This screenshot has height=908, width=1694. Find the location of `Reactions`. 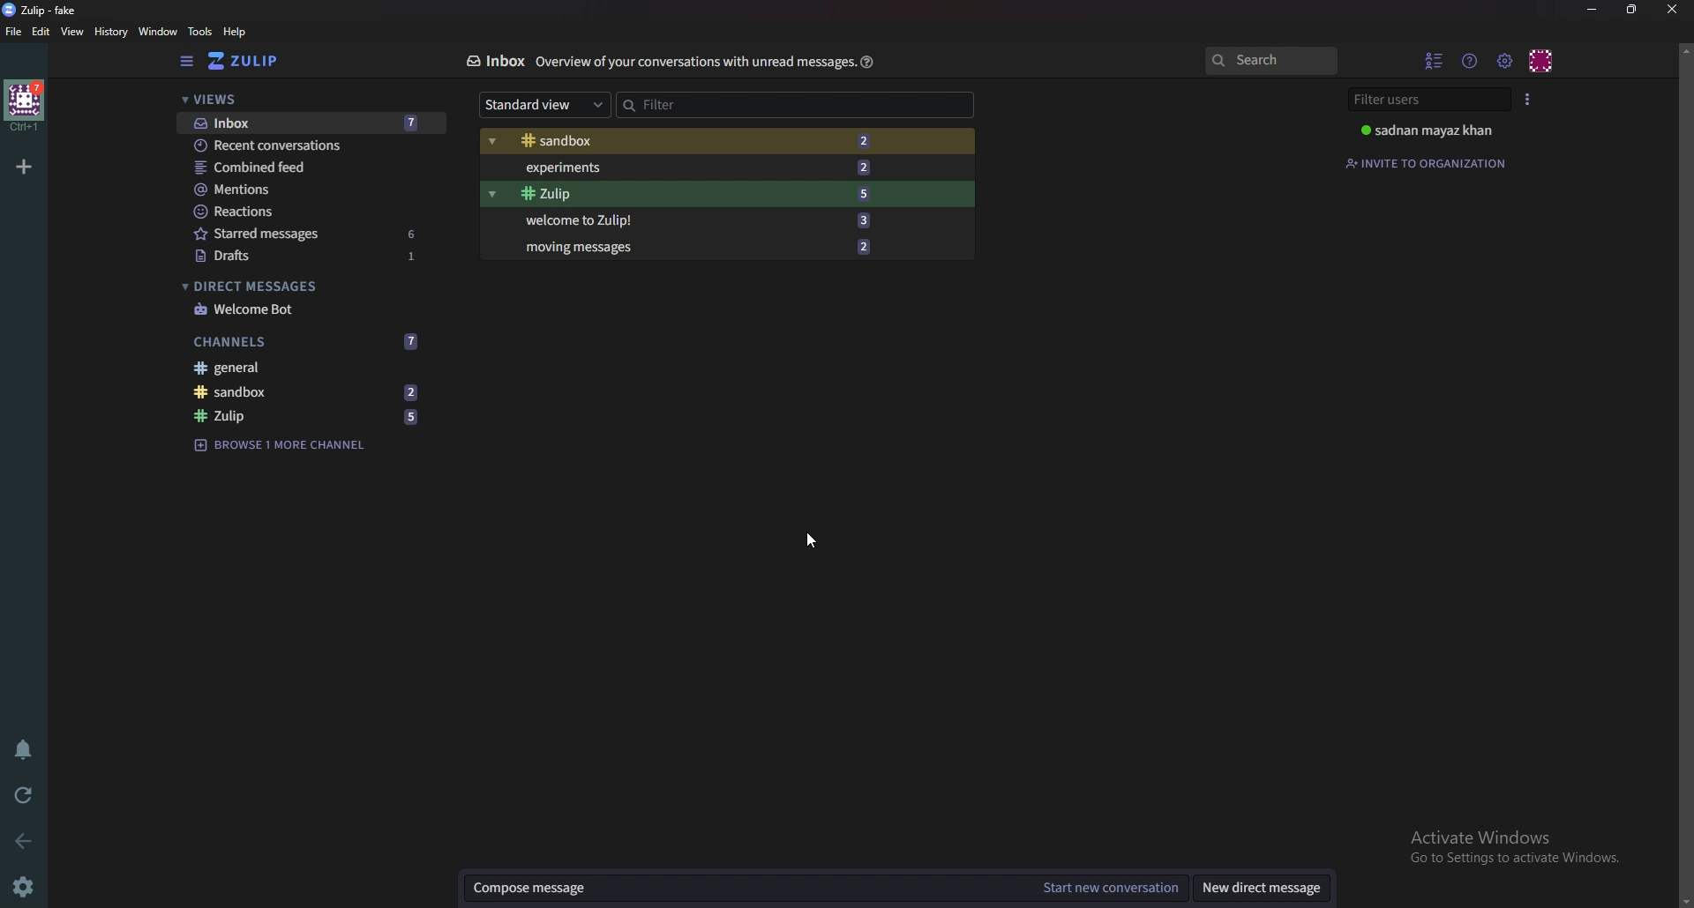

Reactions is located at coordinates (313, 211).